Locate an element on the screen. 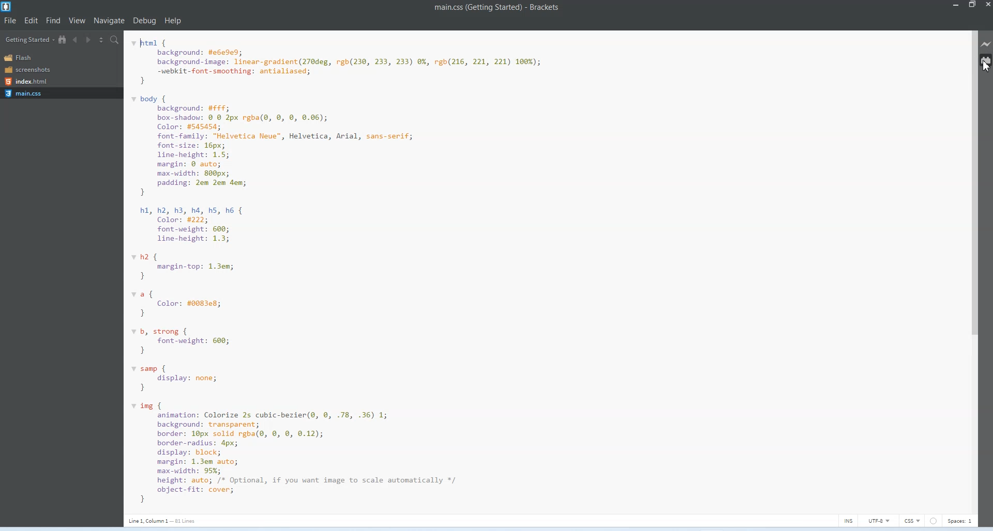 The image size is (993, 531). Flash is located at coordinates (22, 57).